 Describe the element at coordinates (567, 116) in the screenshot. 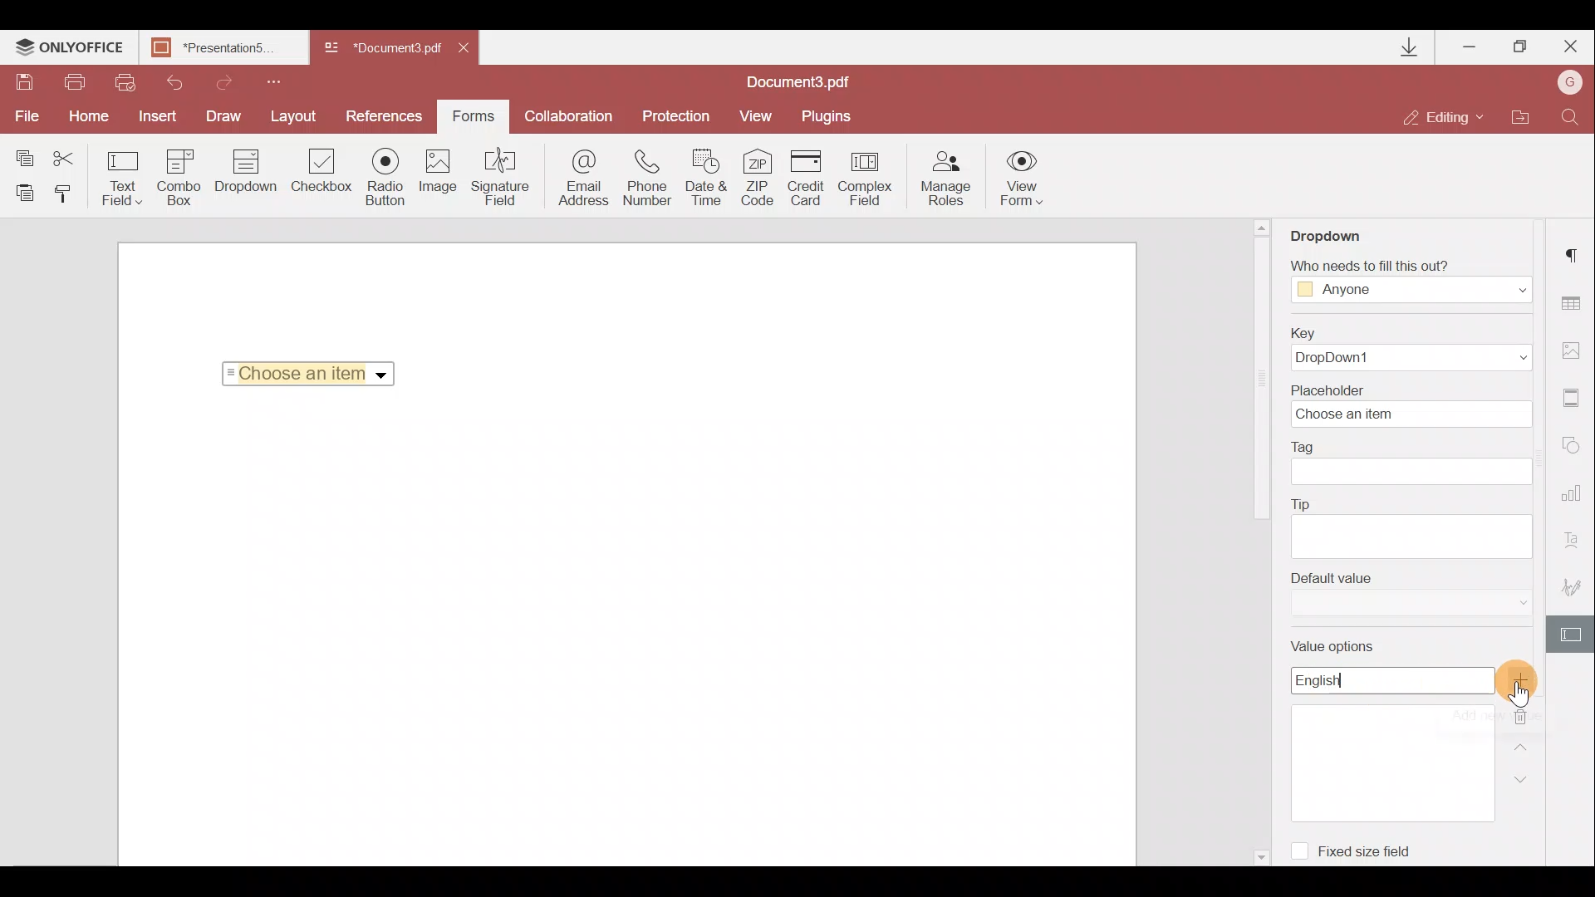

I see `Collaboration` at that location.